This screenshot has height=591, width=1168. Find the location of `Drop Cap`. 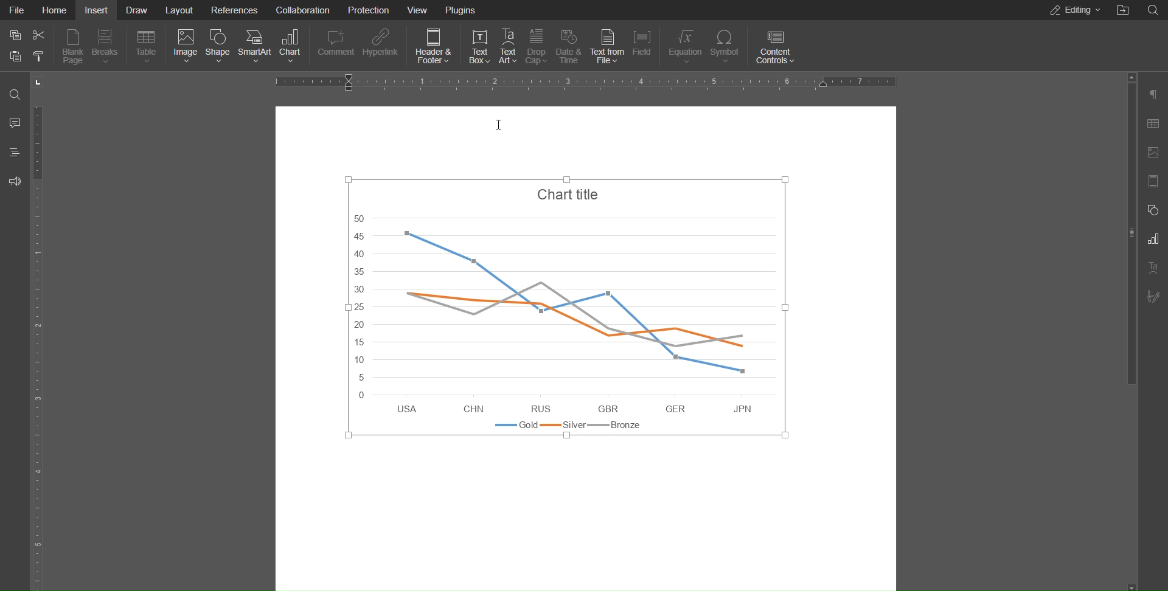

Drop Cap is located at coordinates (538, 44).